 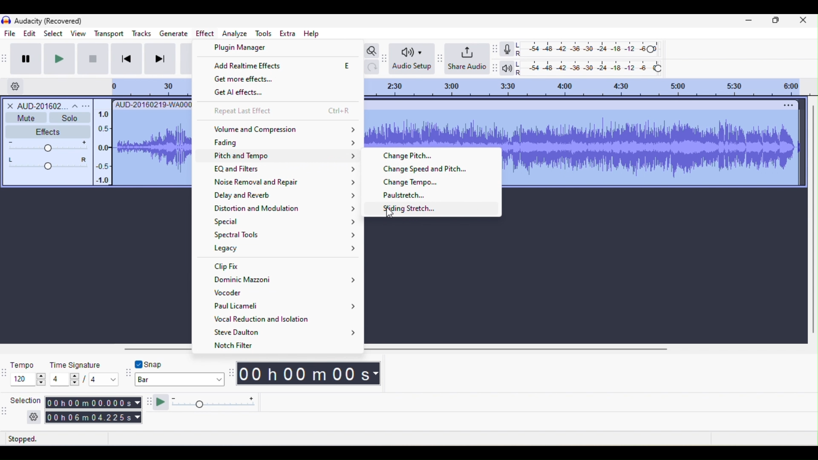 I want to click on get more effect, so click(x=269, y=80).